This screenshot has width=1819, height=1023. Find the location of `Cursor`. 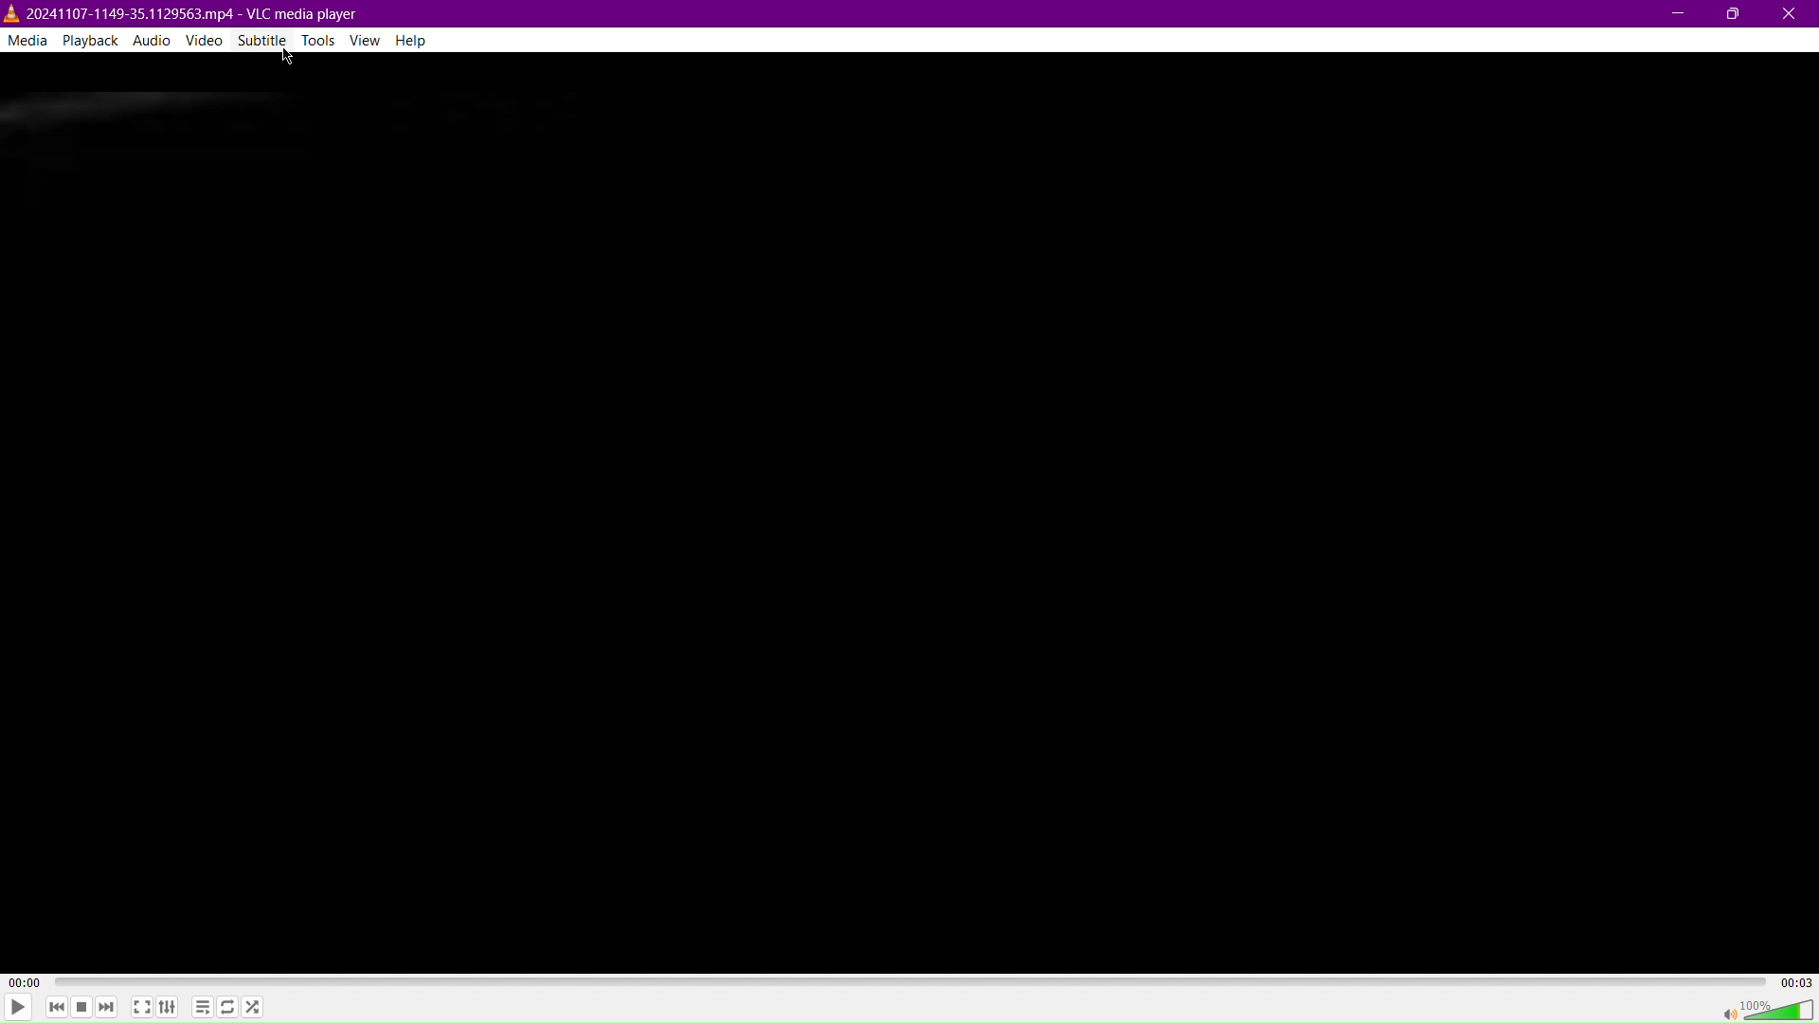

Cursor is located at coordinates (286, 56).